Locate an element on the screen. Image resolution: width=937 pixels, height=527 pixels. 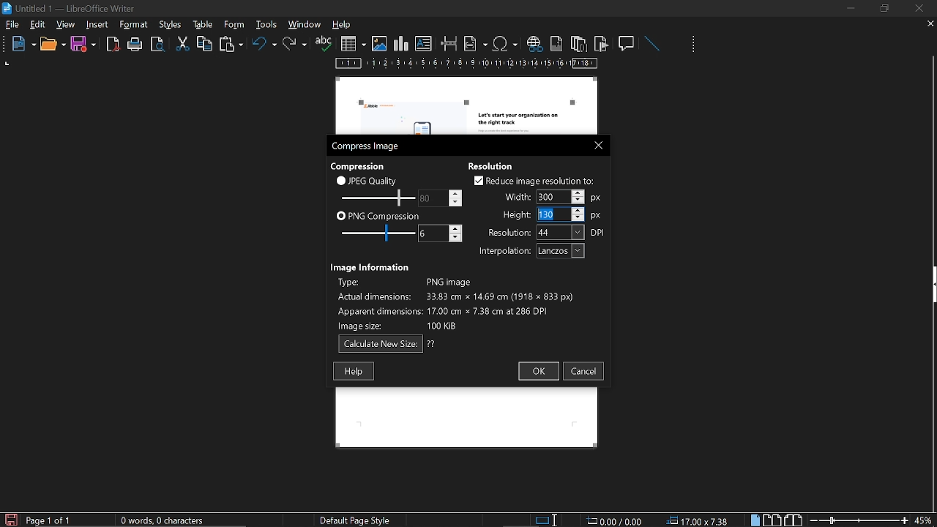
Compression is located at coordinates (359, 165).